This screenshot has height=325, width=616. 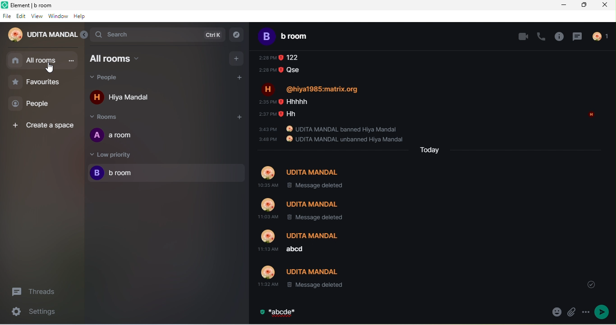 What do you see at coordinates (408, 173) in the screenshot?
I see `older message` at bounding box center [408, 173].